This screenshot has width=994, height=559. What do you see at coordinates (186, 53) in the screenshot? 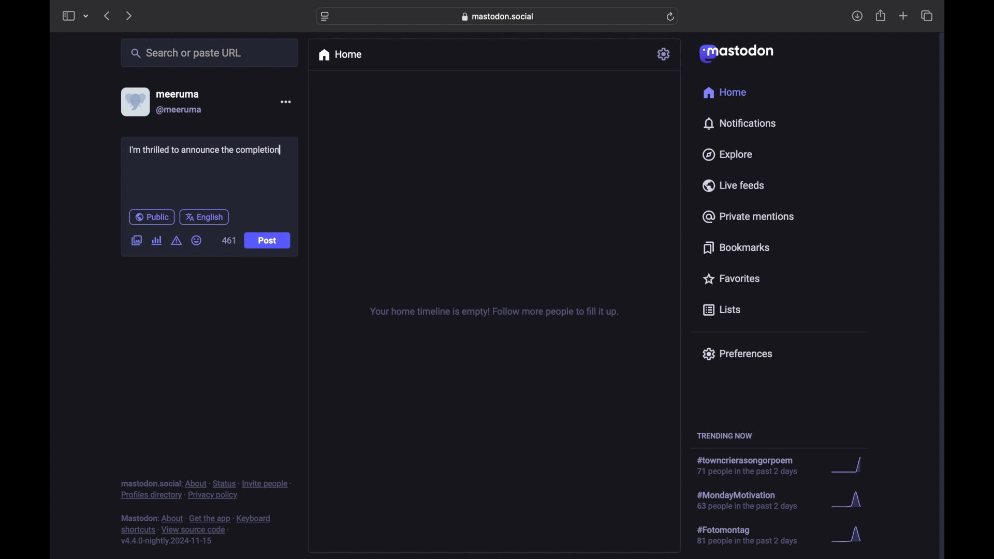
I see `share or paste url` at bounding box center [186, 53].